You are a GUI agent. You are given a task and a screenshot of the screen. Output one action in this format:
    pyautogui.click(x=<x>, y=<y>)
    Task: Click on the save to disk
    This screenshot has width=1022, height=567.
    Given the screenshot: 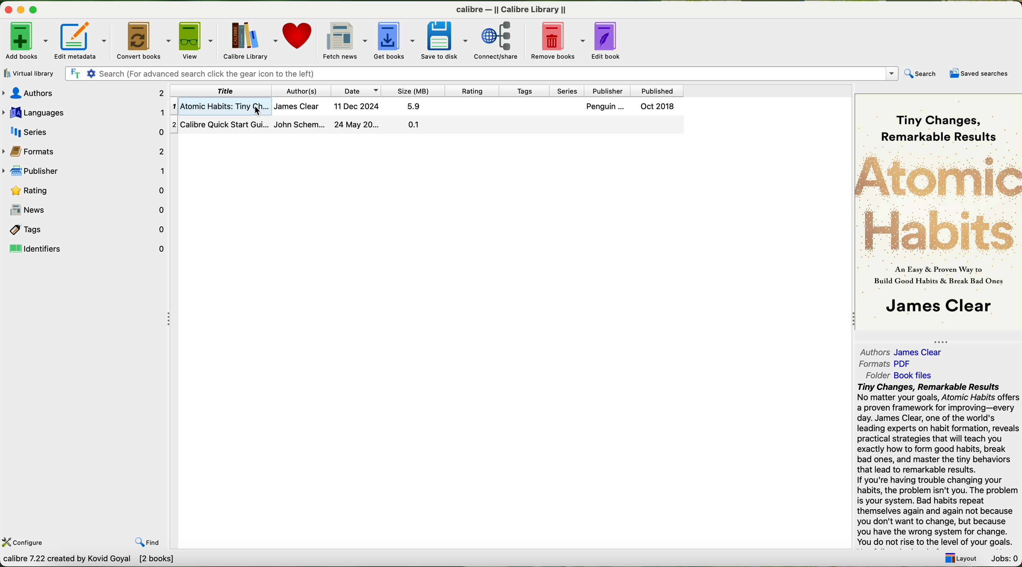 What is the action you would take?
    pyautogui.click(x=444, y=40)
    